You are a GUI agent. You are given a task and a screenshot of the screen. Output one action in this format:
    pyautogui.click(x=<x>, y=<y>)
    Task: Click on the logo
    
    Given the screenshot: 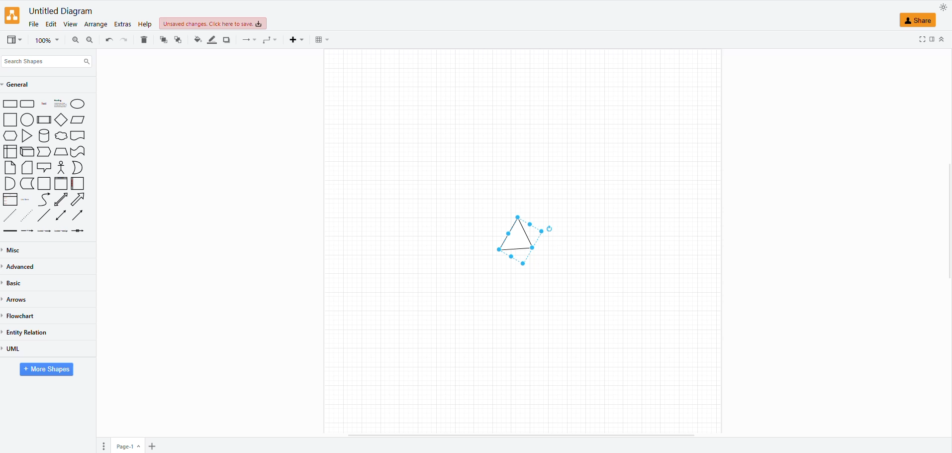 What is the action you would take?
    pyautogui.click(x=13, y=16)
    